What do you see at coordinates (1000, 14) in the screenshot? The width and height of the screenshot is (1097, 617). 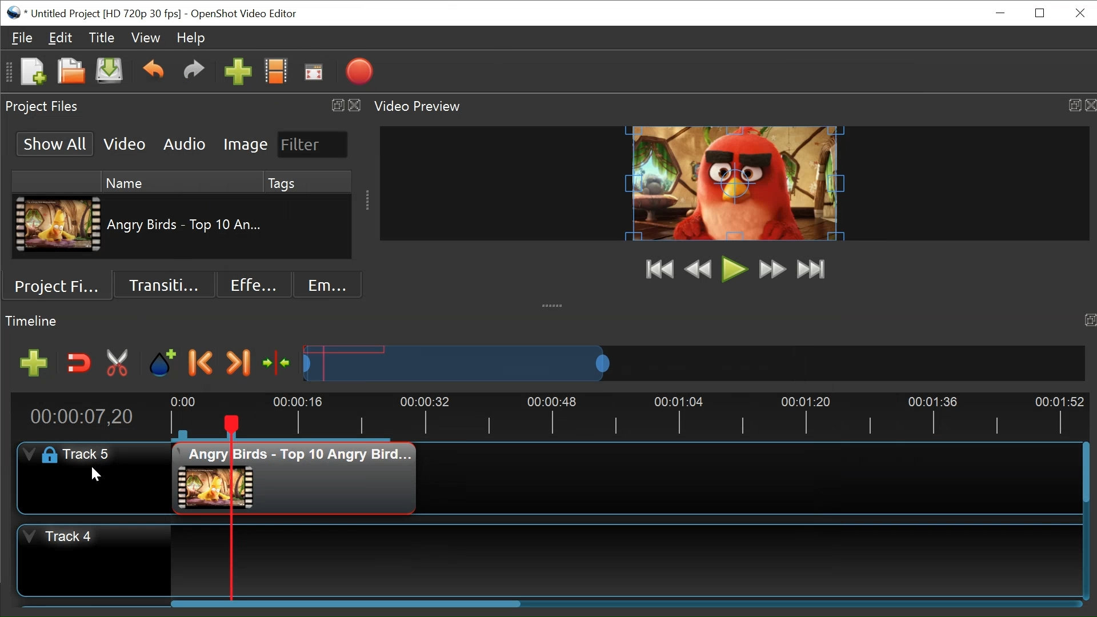 I see `minimize` at bounding box center [1000, 14].